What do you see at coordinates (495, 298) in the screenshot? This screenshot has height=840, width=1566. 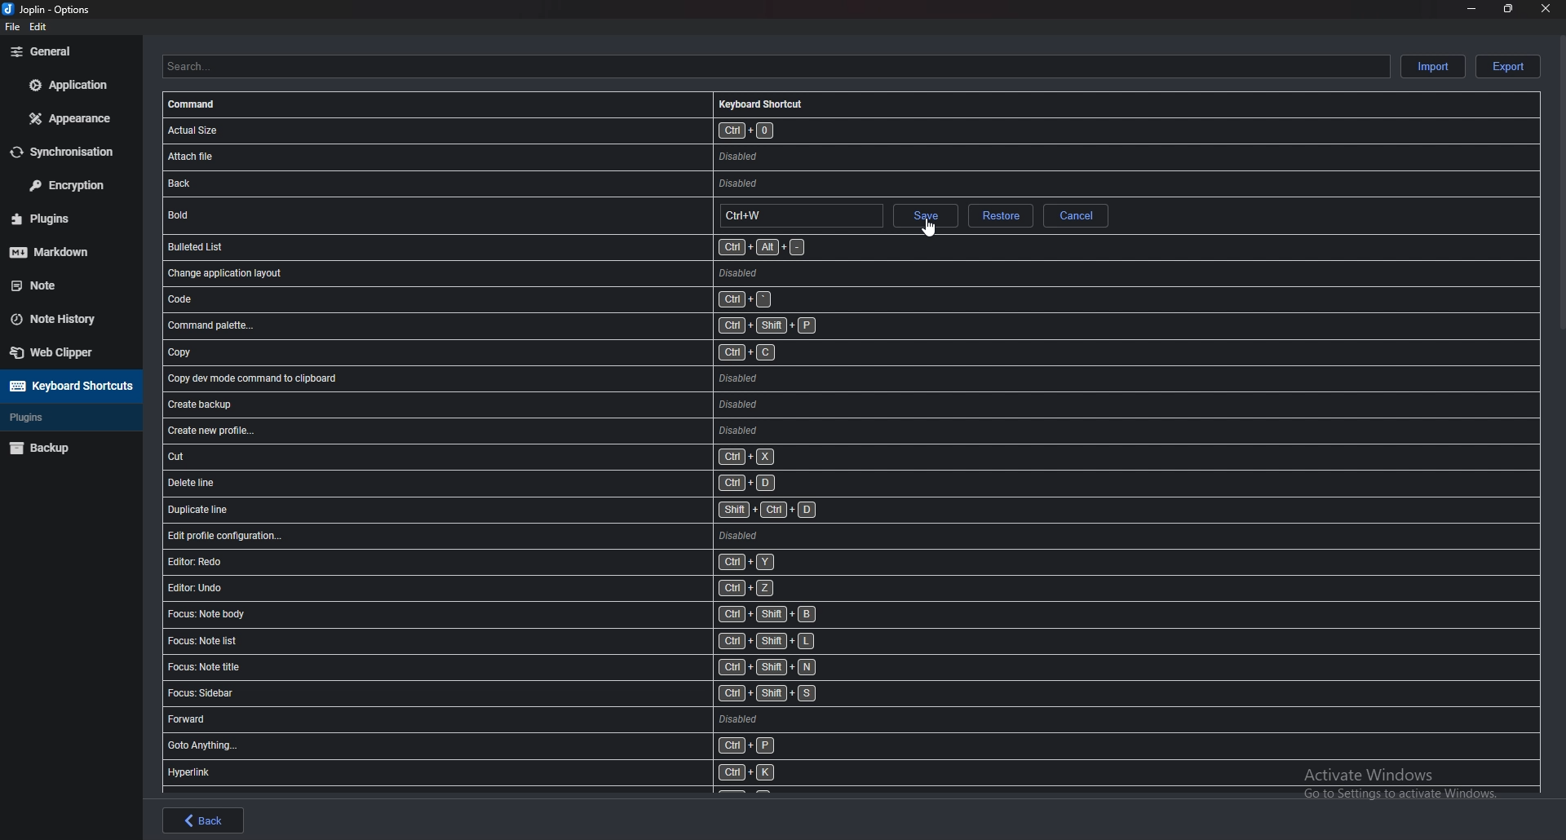 I see `shortcut` at bounding box center [495, 298].